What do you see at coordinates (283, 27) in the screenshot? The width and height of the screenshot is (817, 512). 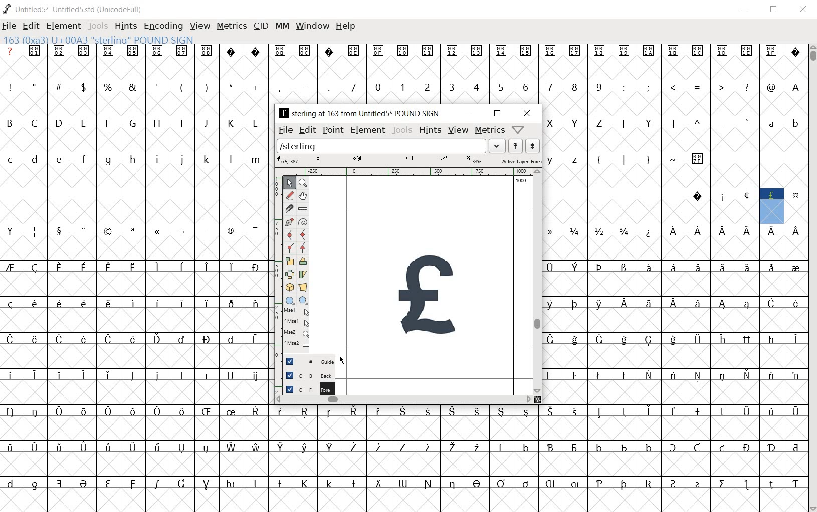 I see `MM` at bounding box center [283, 27].